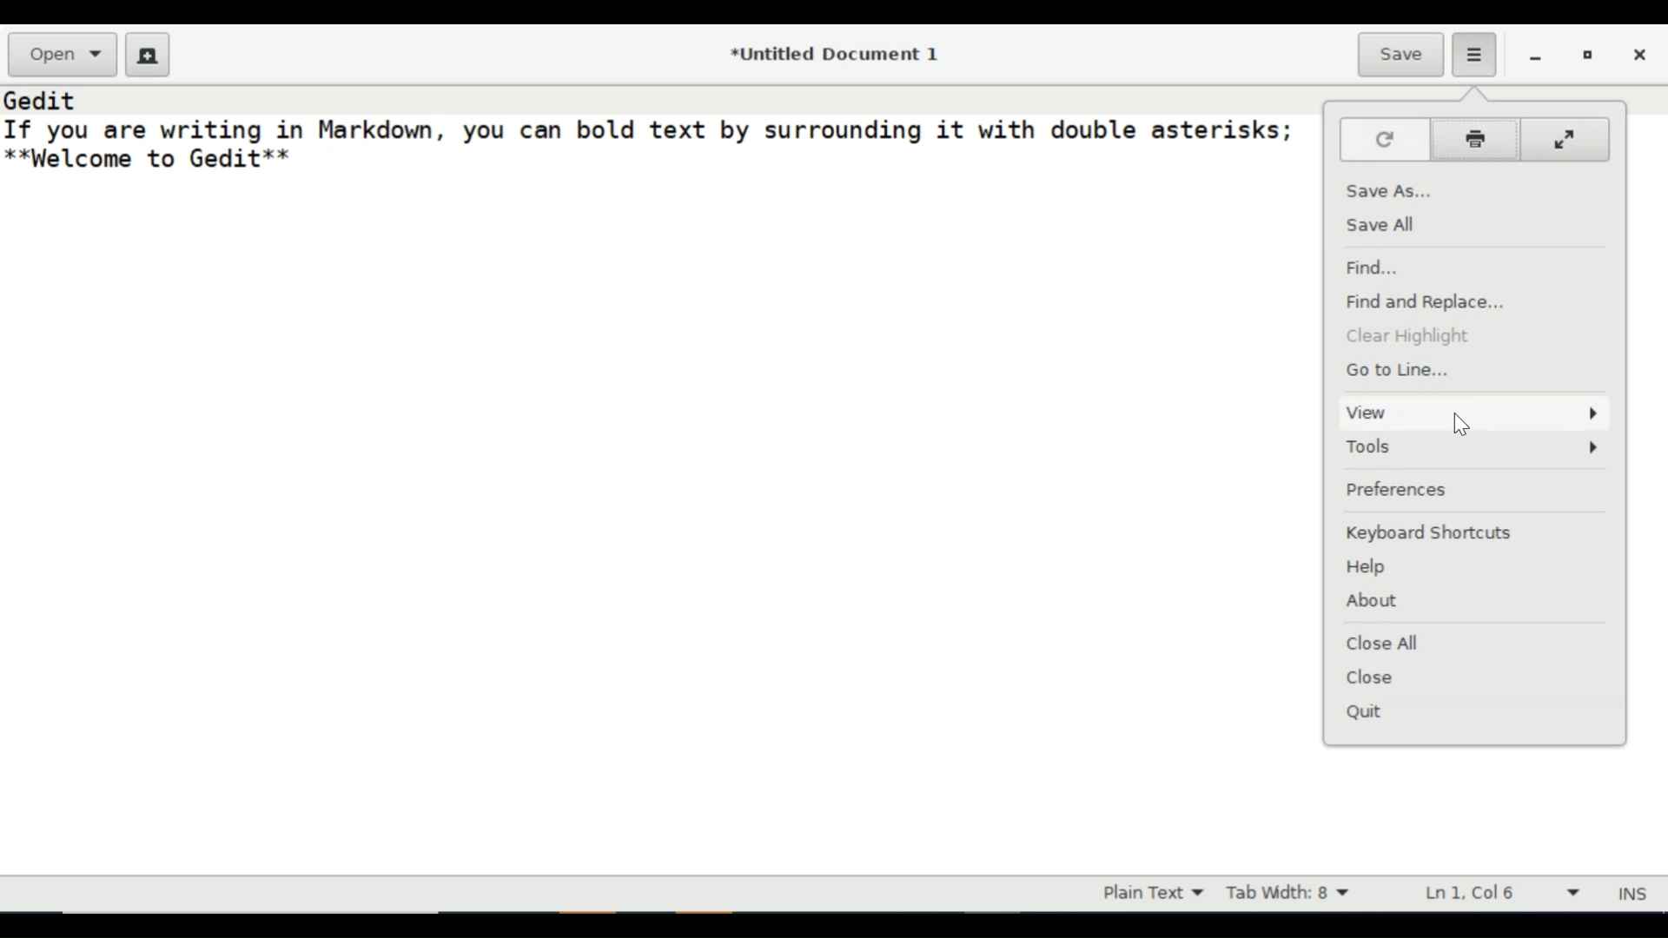 The height and width of the screenshot is (938, 1668). What do you see at coordinates (1156, 891) in the screenshot?
I see `Highlight mode dropdown menu` at bounding box center [1156, 891].